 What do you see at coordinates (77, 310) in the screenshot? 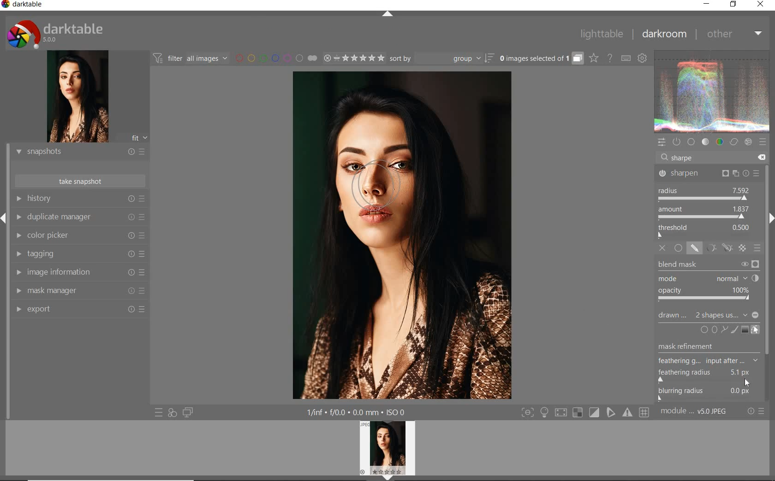
I see `EXPORT` at bounding box center [77, 310].